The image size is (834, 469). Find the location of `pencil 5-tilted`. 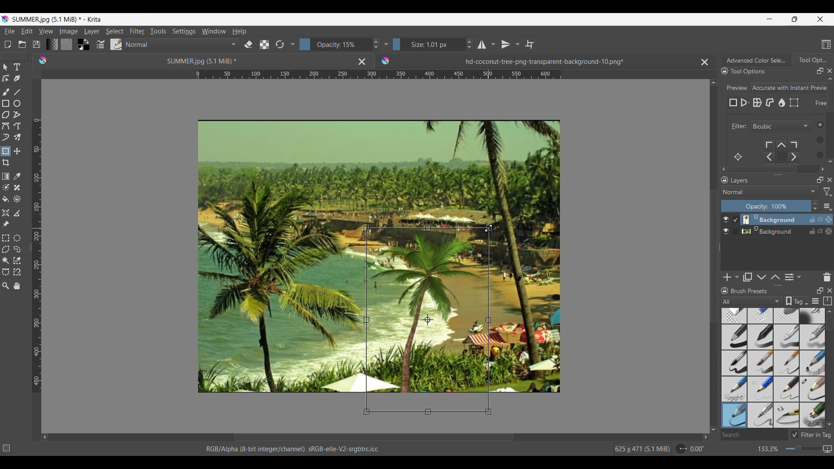

pencil 5-tilted is located at coordinates (761, 415).